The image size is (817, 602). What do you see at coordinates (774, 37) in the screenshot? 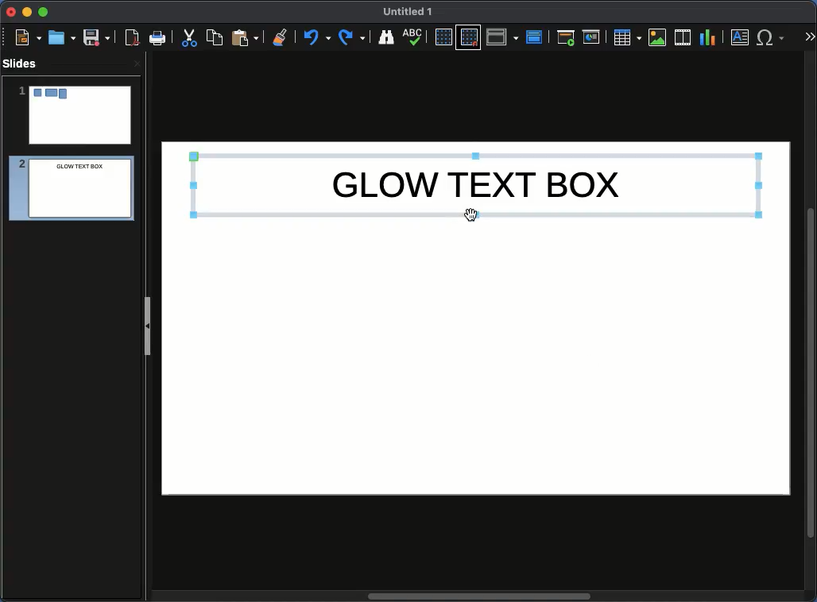
I see `Special characters` at bounding box center [774, 37].